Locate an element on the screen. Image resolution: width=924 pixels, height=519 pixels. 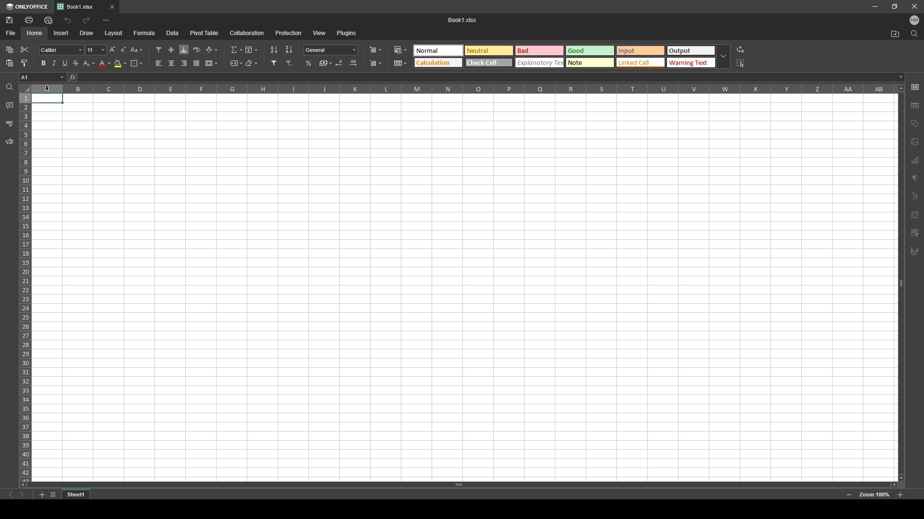
cell columns is located at coordinates (462, 88).